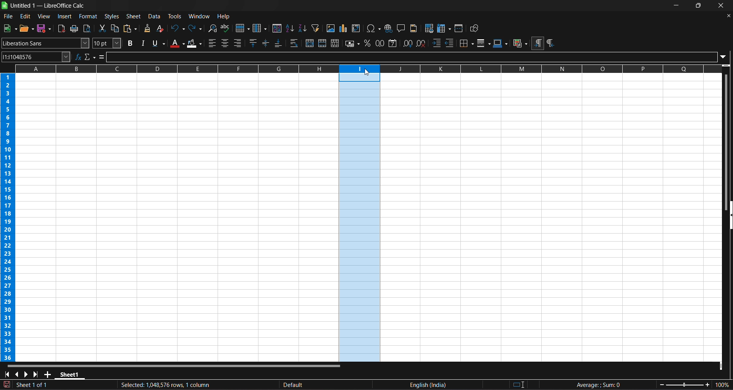  Describe the element at coordinates (374, 28) in the screenshot. I see `insert special characters` at that location.